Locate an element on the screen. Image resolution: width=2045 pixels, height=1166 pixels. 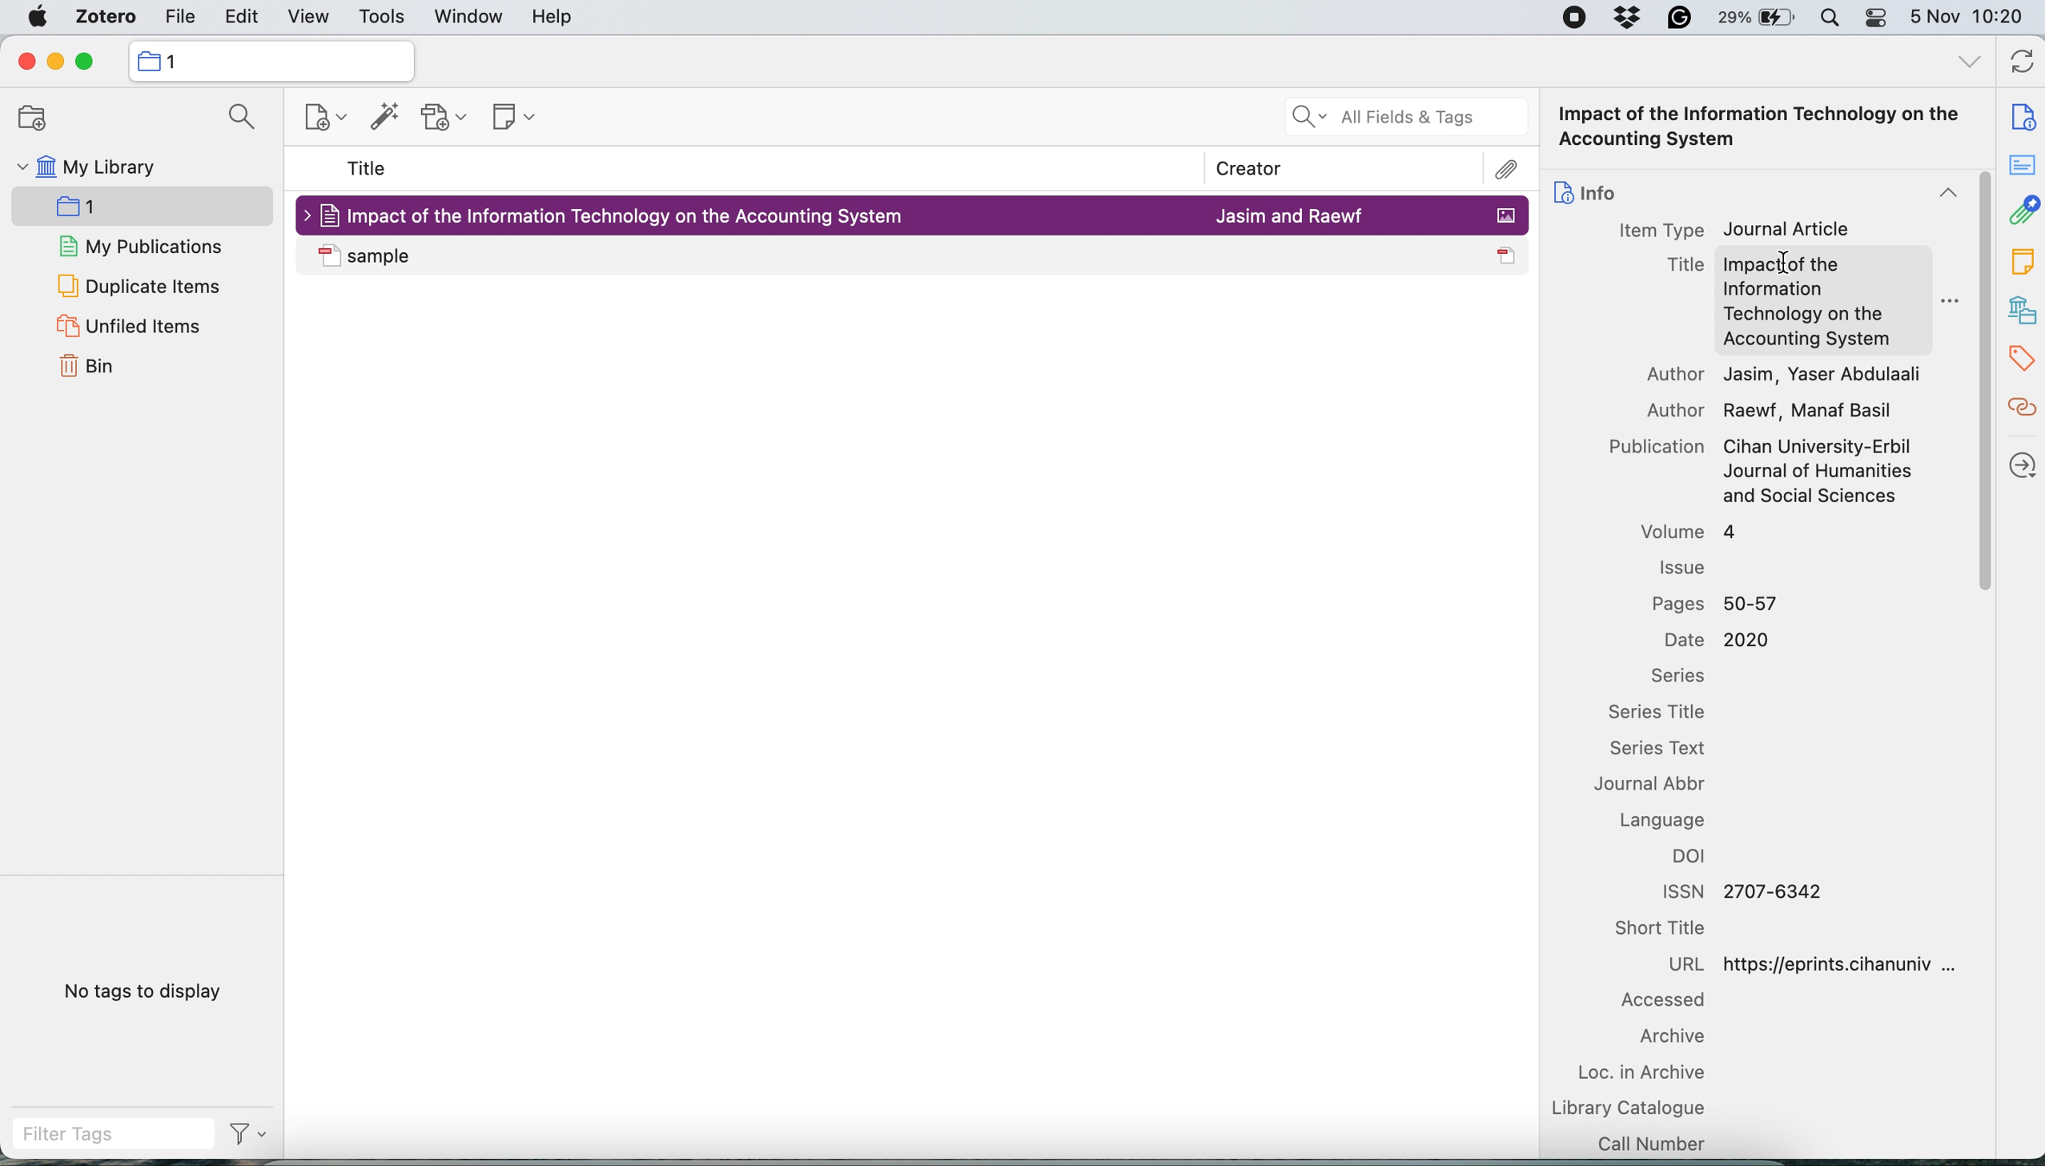
filter tags is located at coordinates (246, 1133).